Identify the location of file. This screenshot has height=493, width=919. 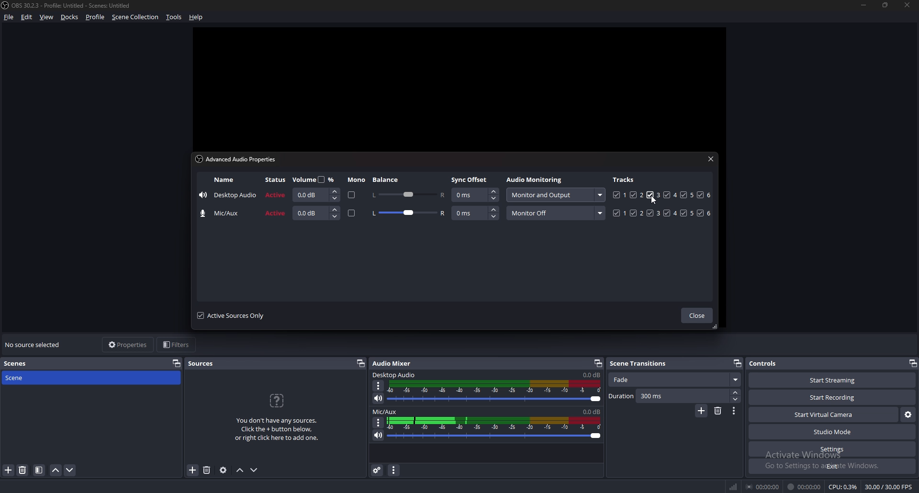
(10, 17).